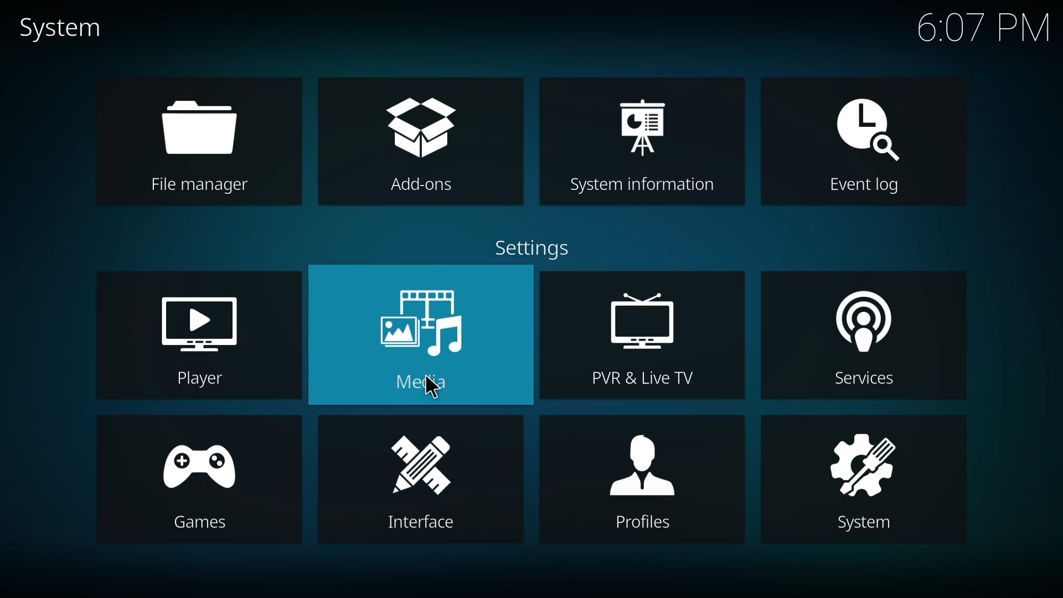 This screenshot has width=1063, height=598. Describe the element at coordinates (865, 522) in the screenshot. I see `System` at that location.